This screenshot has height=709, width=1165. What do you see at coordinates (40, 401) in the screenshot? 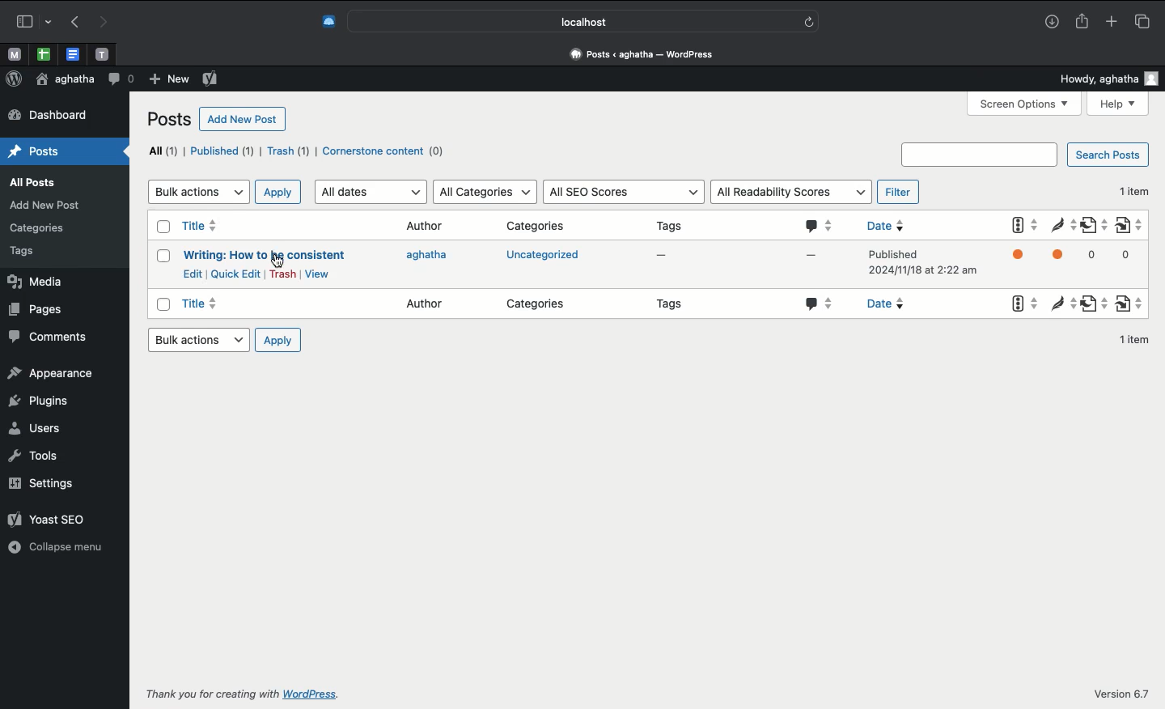
I see `plugins` at bounding box center [40, 401].